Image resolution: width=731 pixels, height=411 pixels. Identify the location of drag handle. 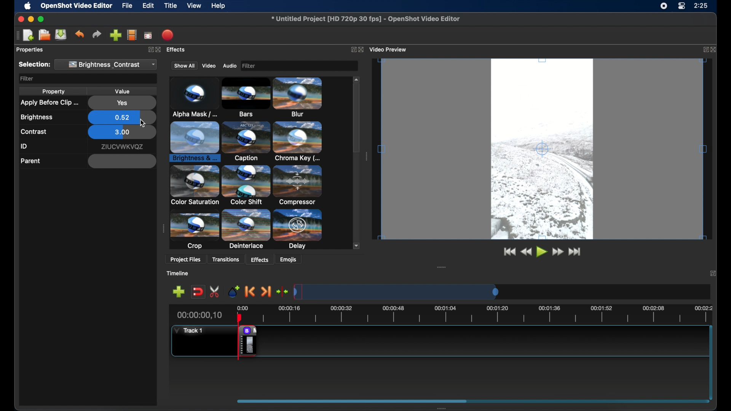
(366, 156).